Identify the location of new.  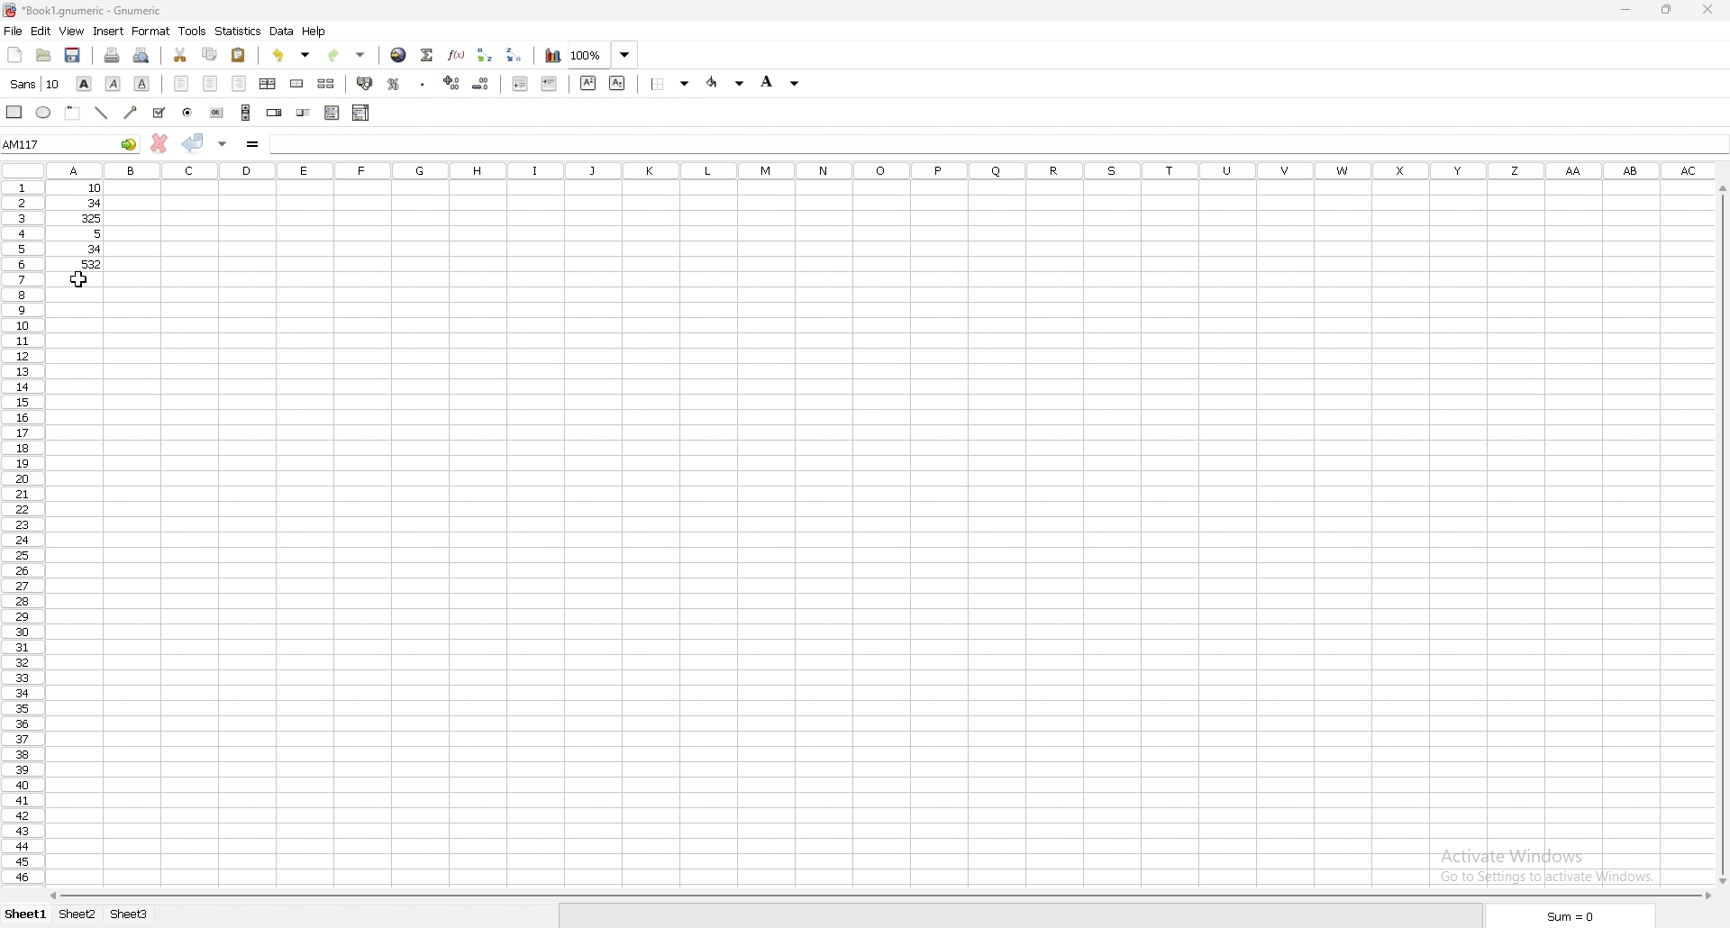
(16, 54).